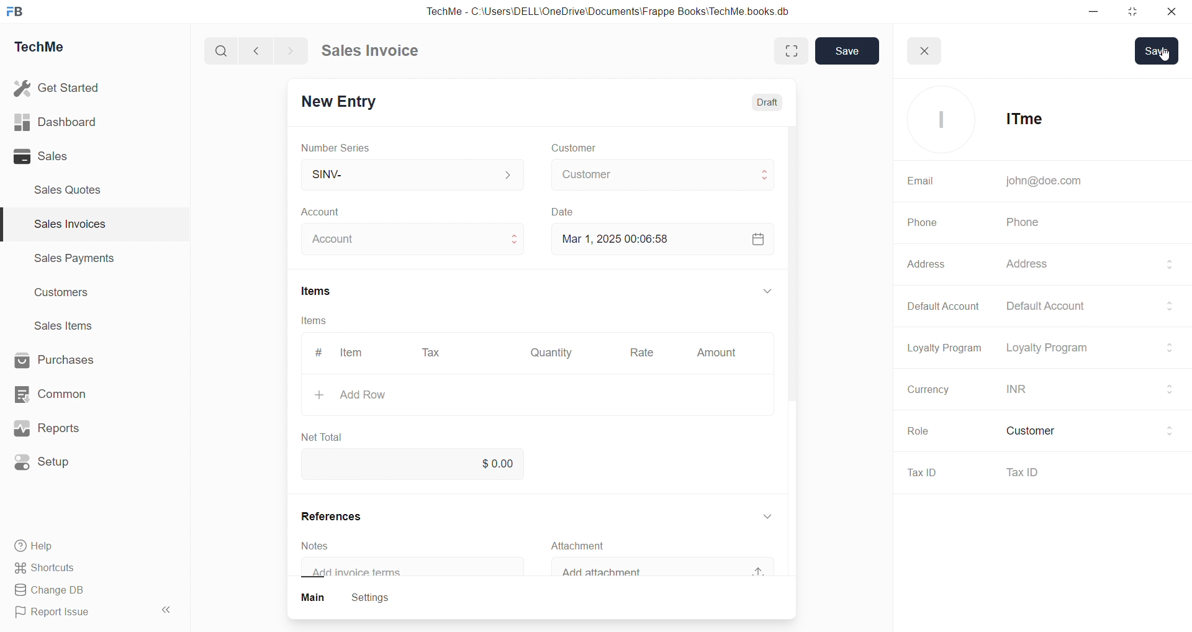  I want to click on ws Reports, so click(58, 428).